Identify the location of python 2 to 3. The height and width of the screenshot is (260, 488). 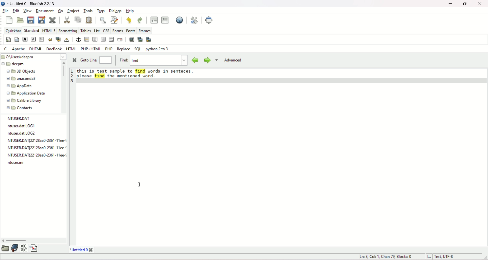
(157, 49).